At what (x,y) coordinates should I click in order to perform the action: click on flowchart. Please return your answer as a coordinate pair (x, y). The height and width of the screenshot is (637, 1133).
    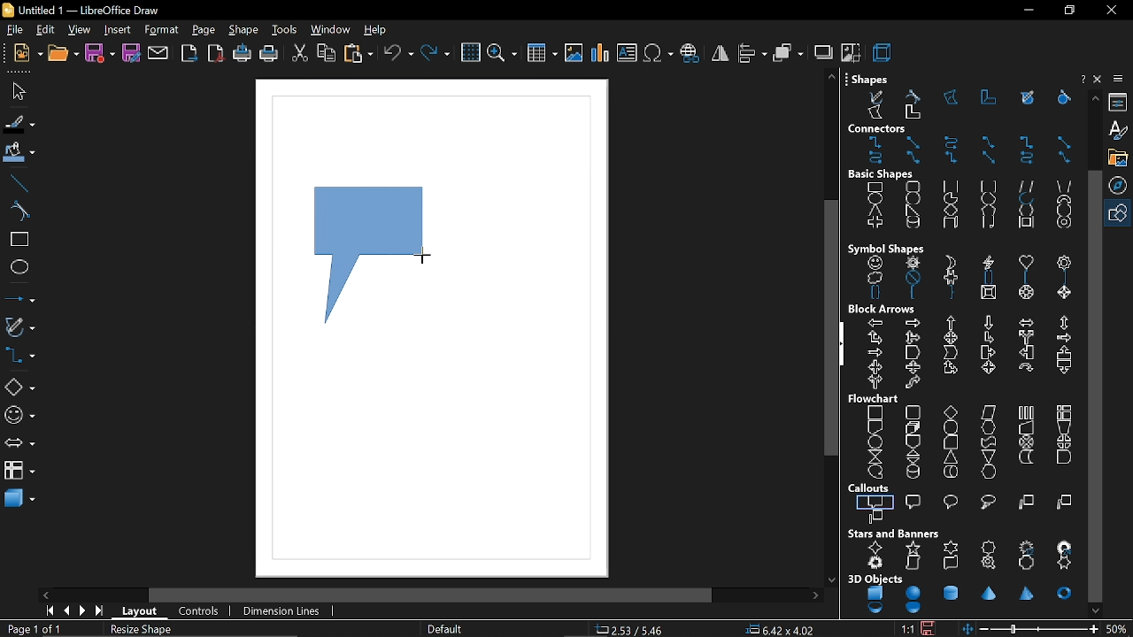
    Looking at the image, I should click on (875, 399).